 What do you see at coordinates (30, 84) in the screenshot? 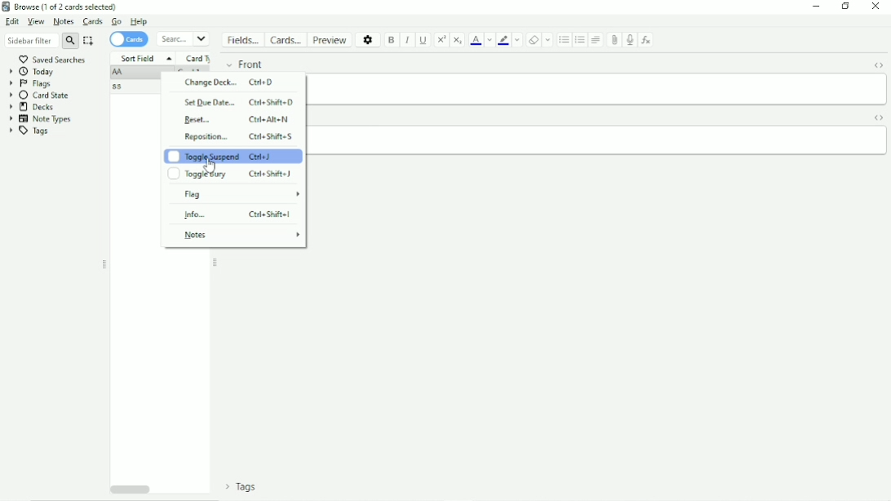
I see `Flags` at bounding box center [30, 84].